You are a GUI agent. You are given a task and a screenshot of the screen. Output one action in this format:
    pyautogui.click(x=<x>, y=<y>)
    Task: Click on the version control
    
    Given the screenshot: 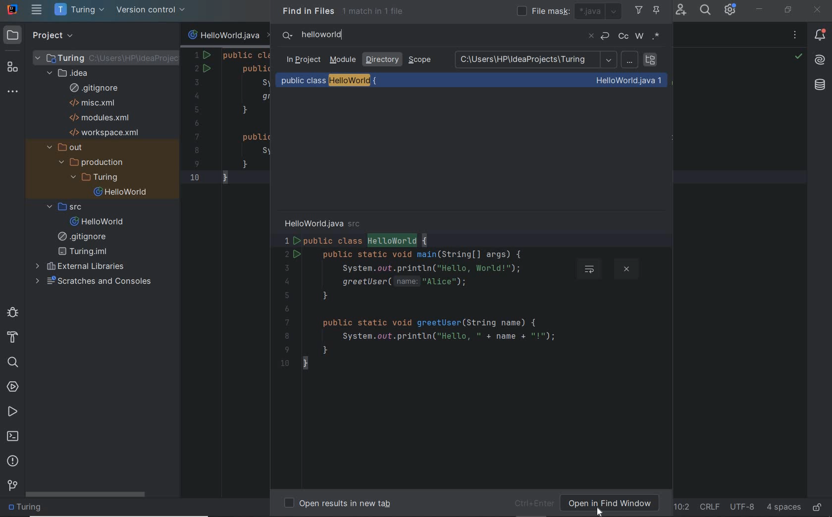 What is the action you would take?
    pyautogui.click(x=155, y=10)
    